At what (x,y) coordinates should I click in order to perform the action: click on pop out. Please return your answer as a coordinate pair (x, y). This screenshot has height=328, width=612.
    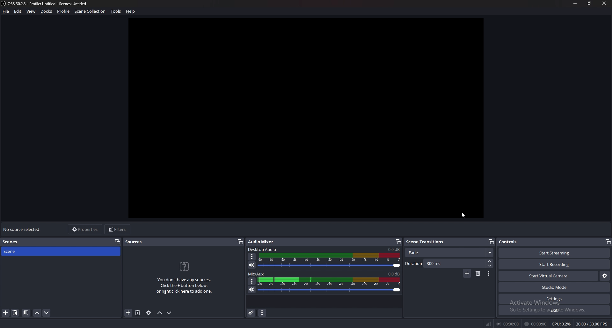
    Looking at the image, I should click on (118, 242).